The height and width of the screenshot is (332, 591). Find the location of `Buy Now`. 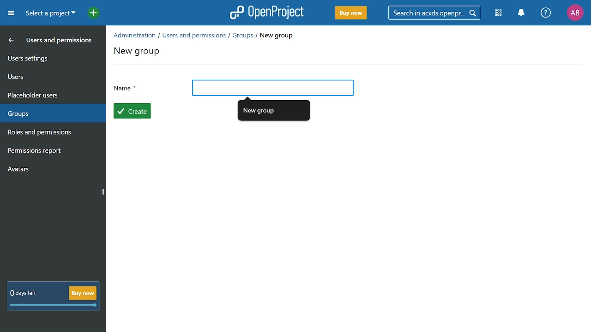

Buy Now is located at coordinates (351, 13).